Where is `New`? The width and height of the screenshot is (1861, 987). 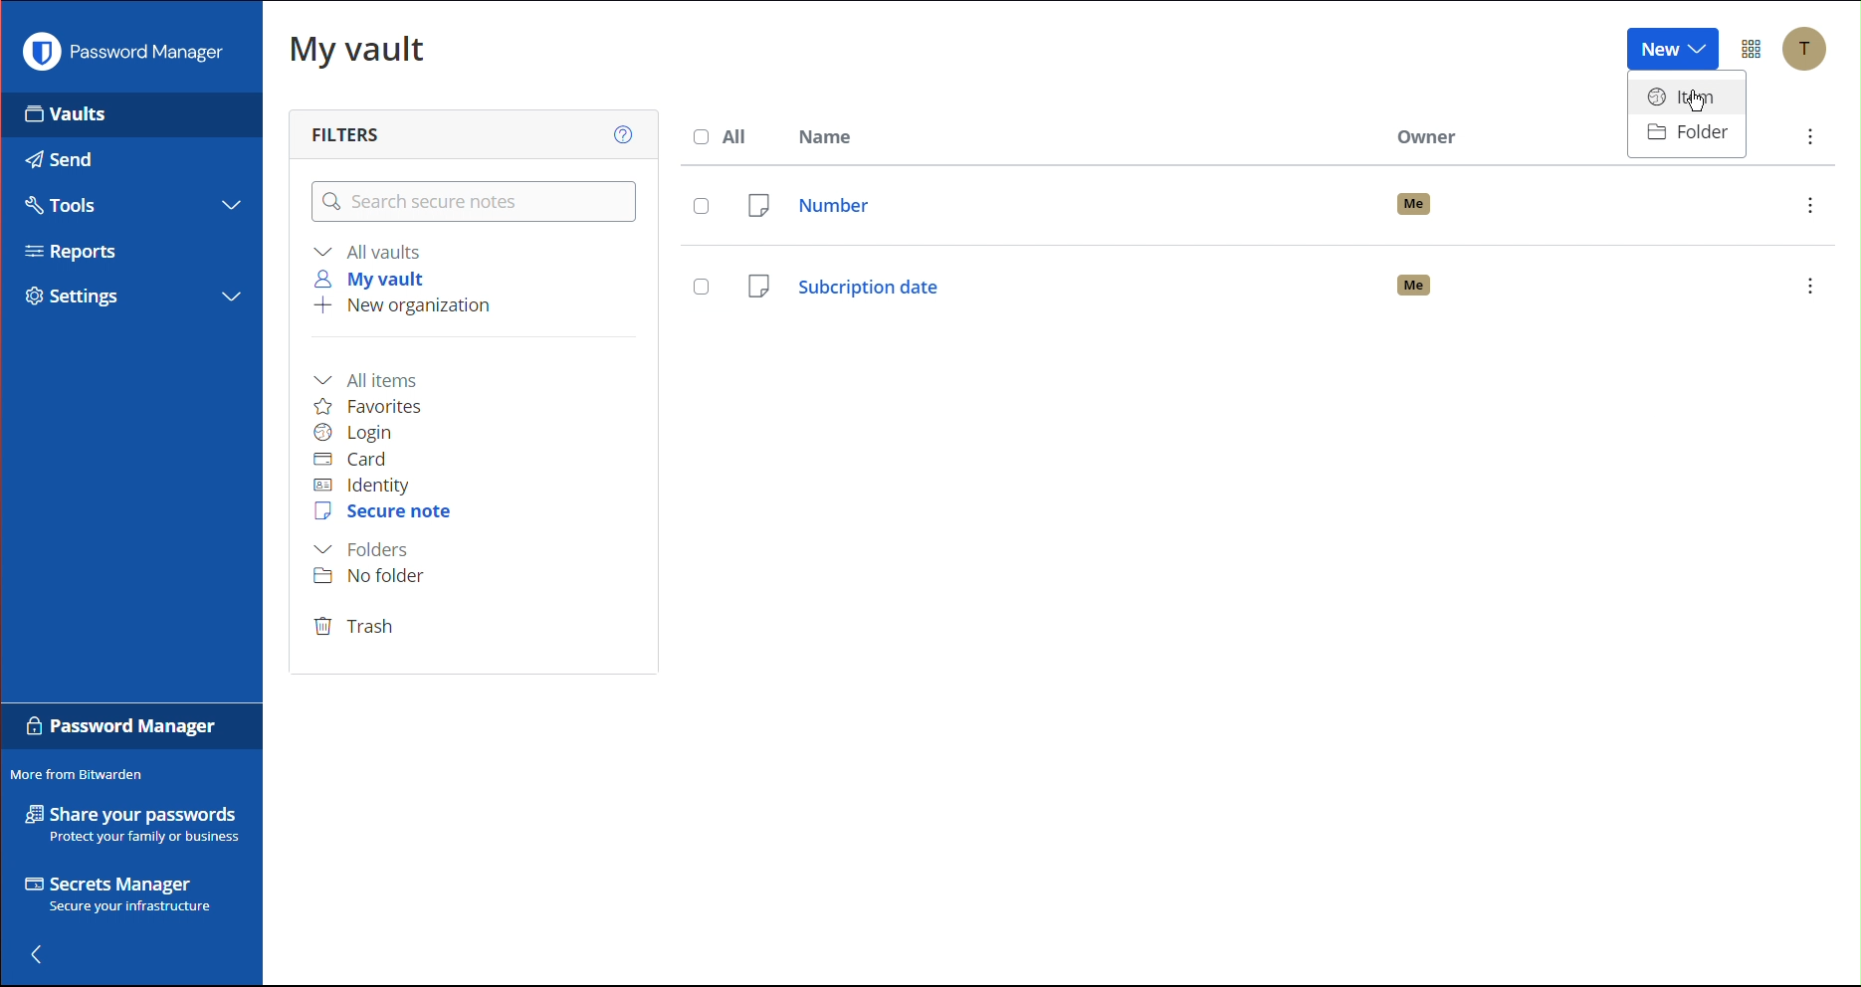
New is located at coordinates (1672, 46).